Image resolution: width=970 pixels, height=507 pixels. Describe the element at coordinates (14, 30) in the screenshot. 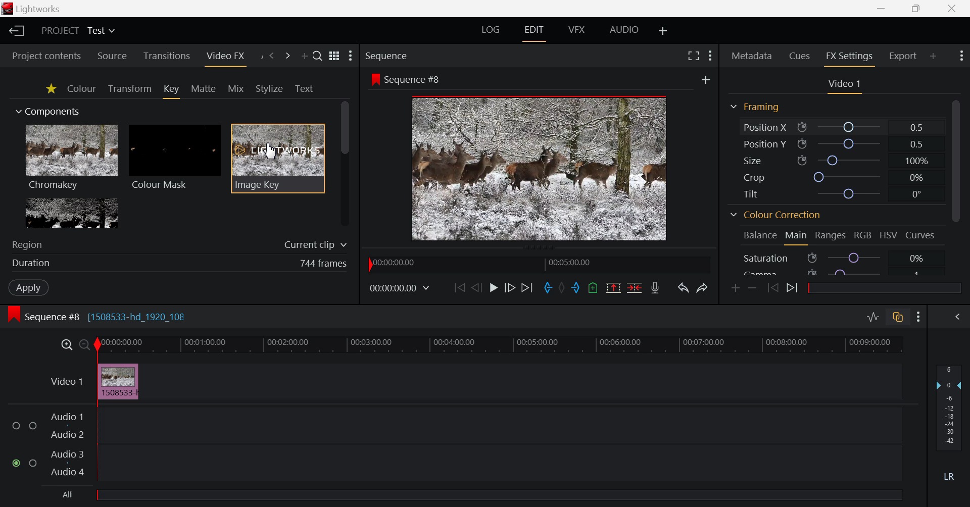

I see `Back to Homepage` at that location.